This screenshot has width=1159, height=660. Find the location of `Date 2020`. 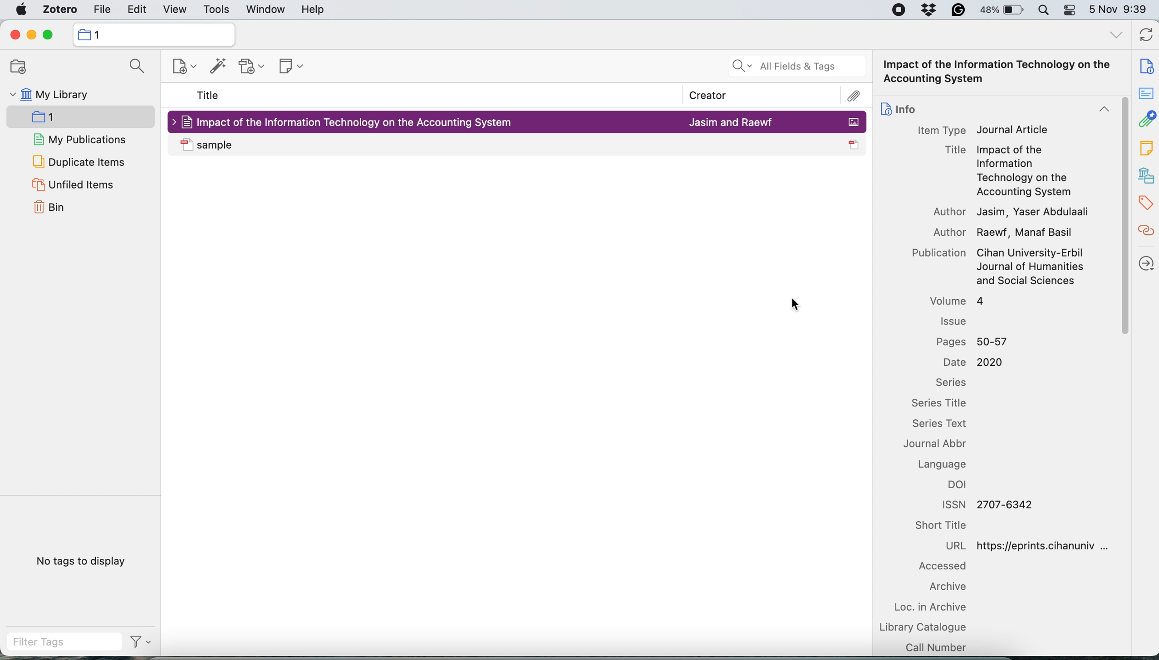

Date 2020 is located at coordinates (975, 362).